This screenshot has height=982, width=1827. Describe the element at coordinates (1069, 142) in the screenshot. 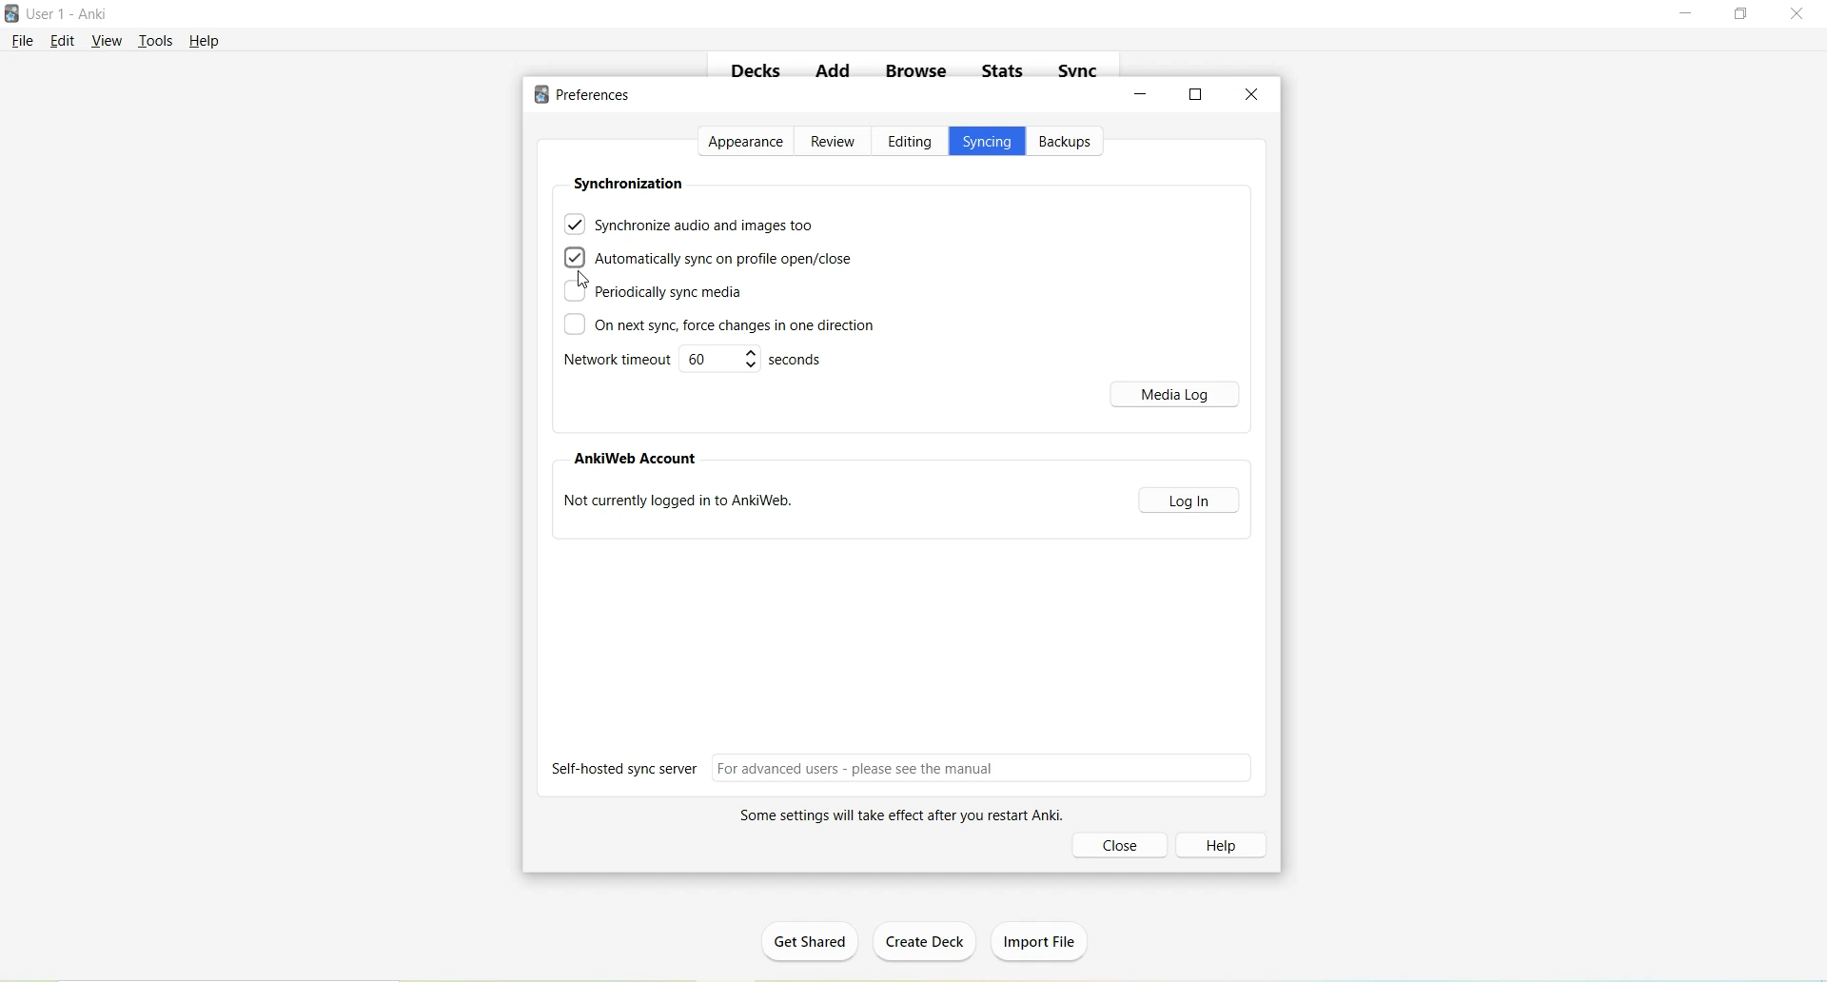

I see `Backups` at that location.